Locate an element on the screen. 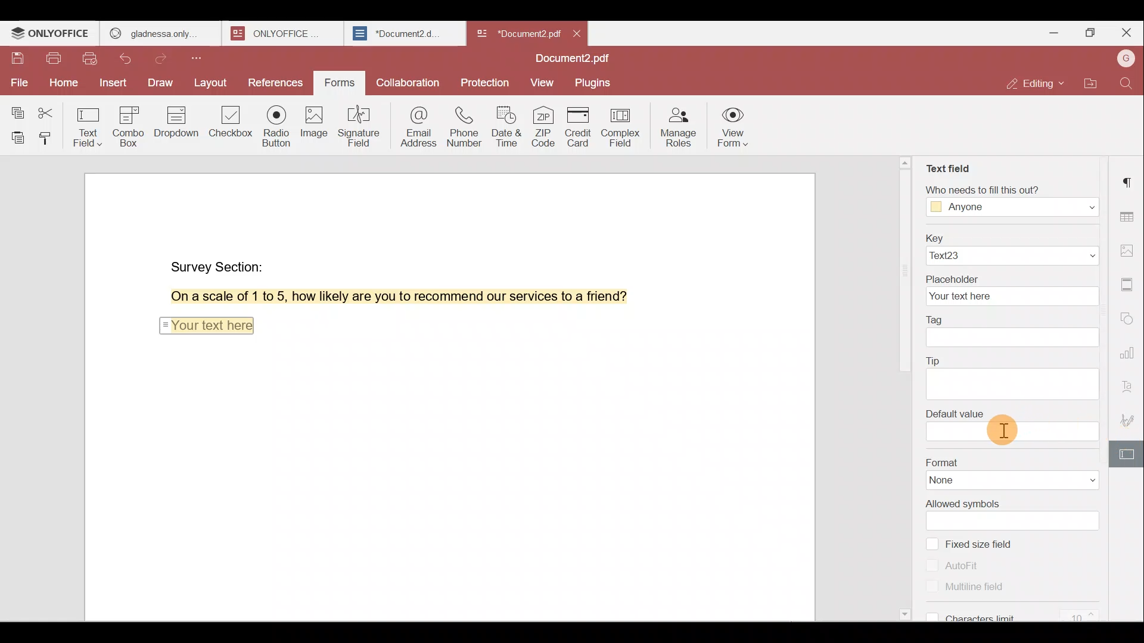 The image size is (1144, 643). Paste is located at coordinates (14, 138).